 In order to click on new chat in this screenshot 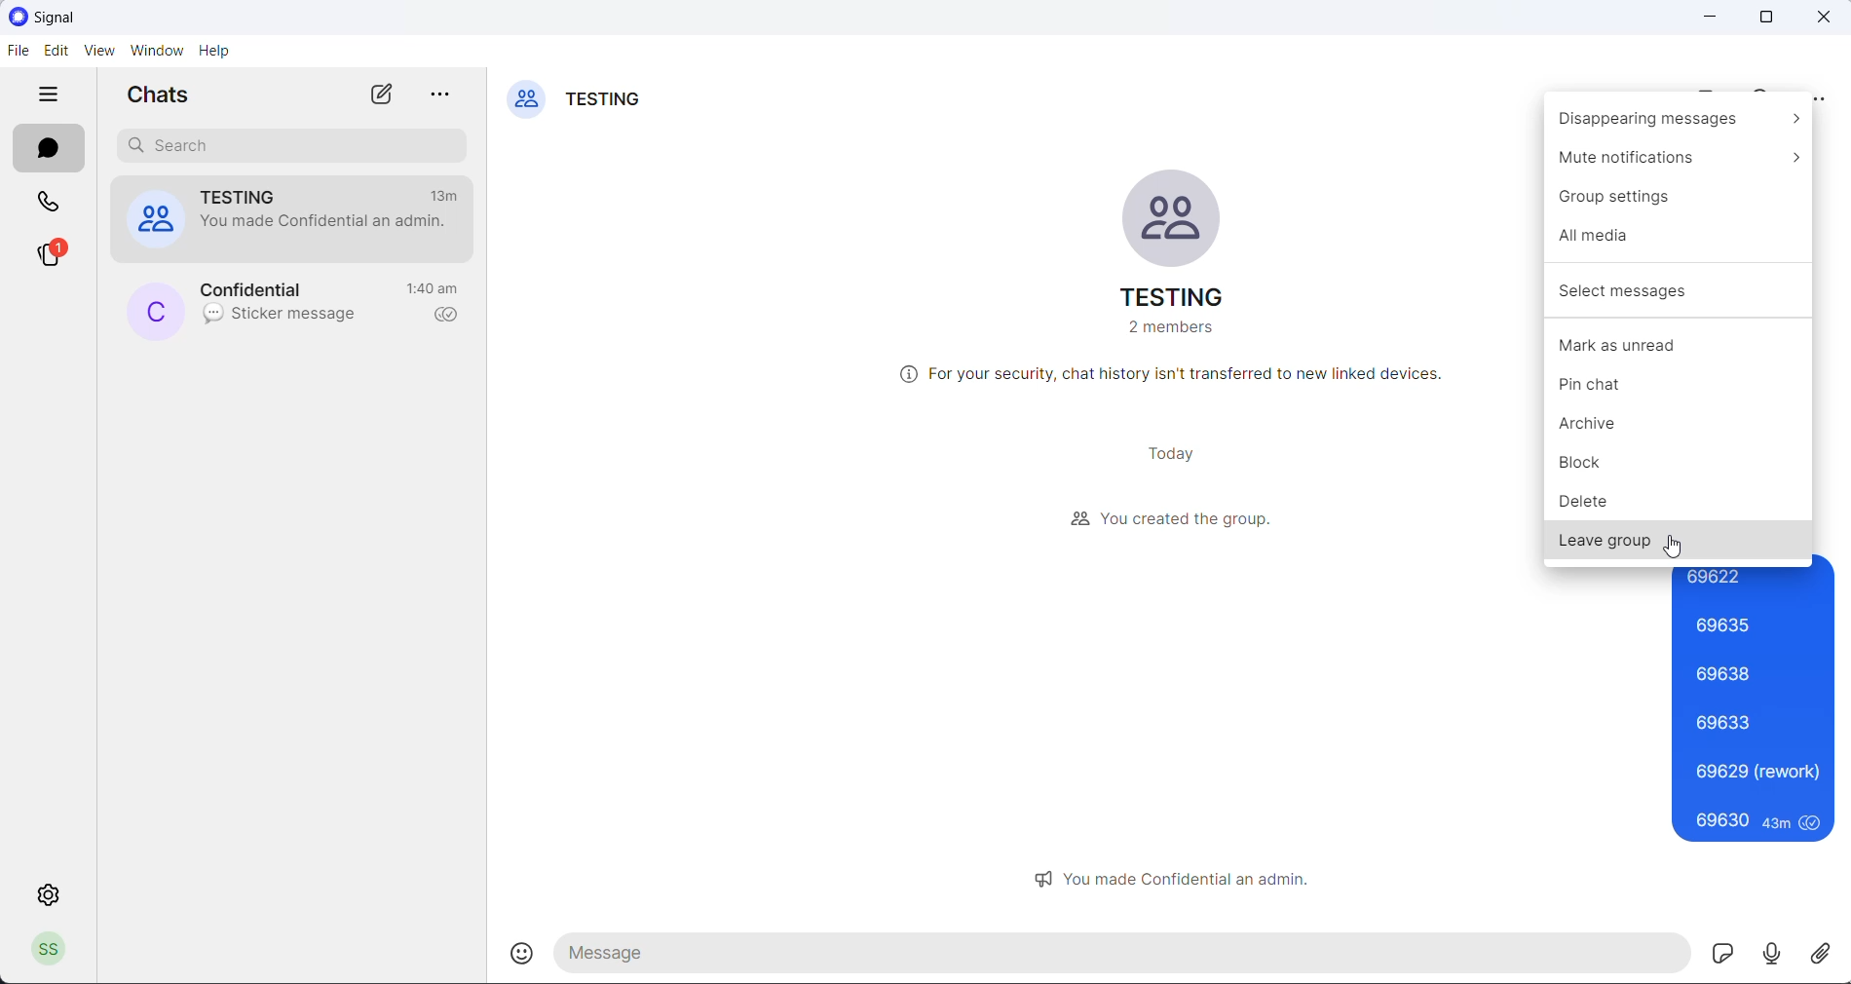, I will do `click(380, 95)`.